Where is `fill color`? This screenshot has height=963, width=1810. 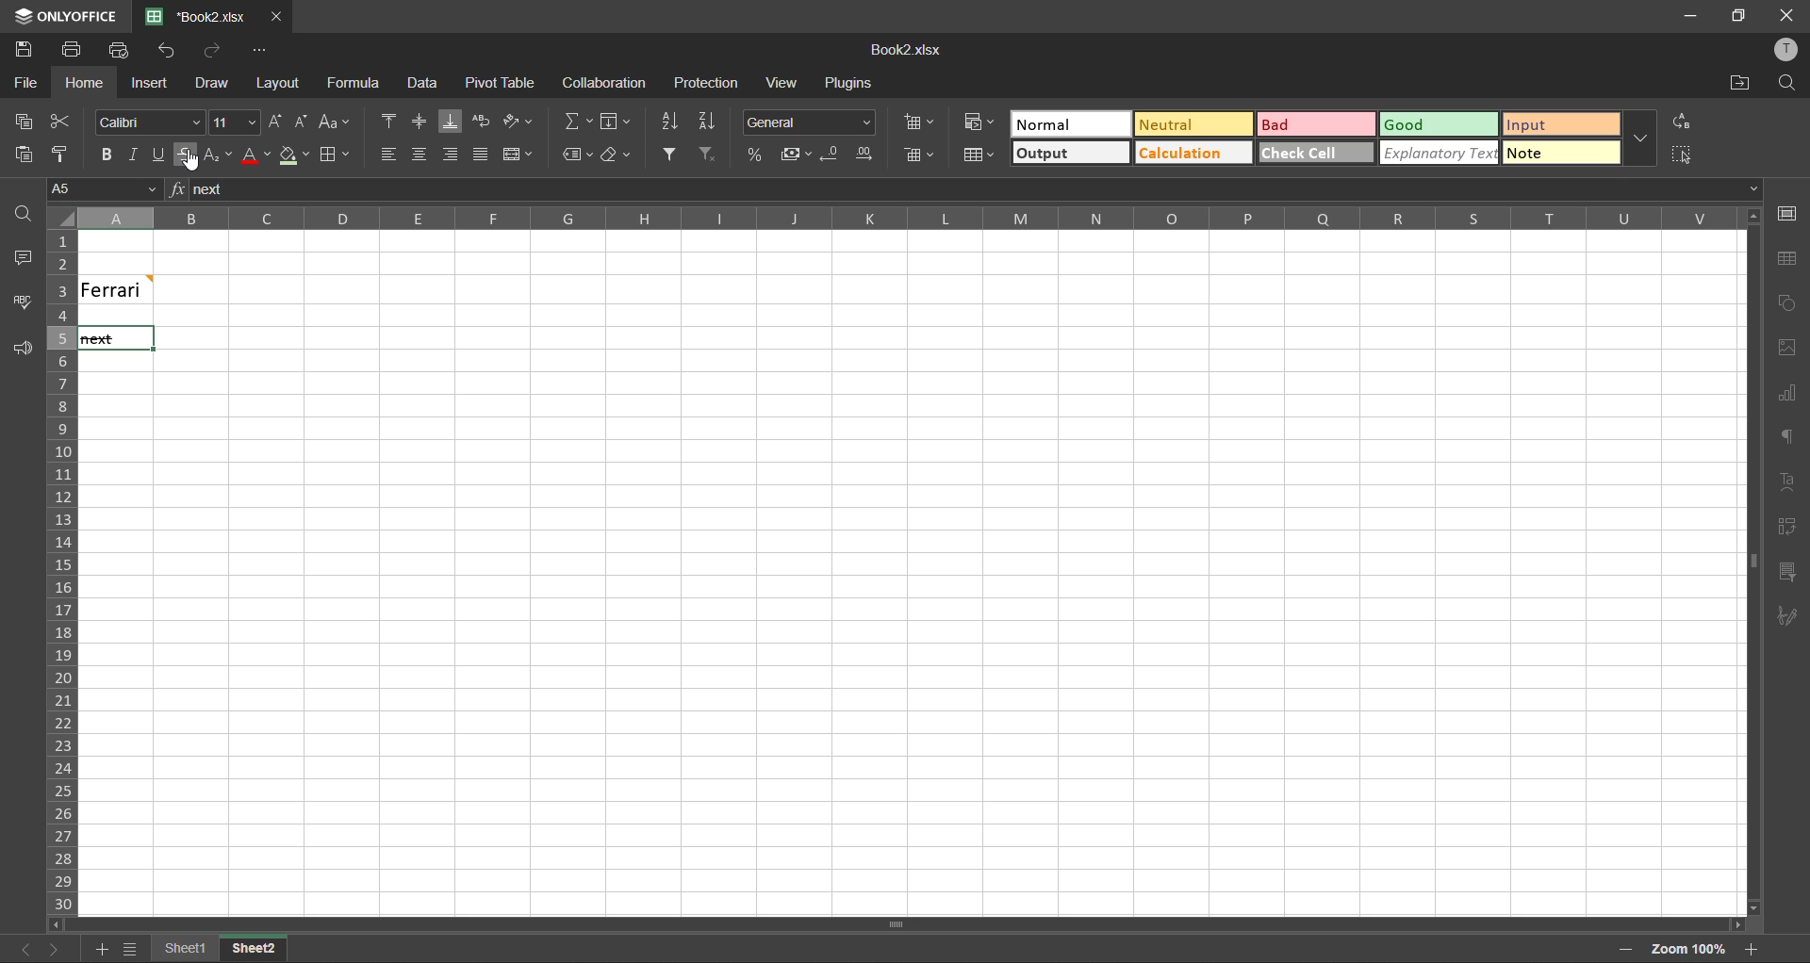 fill color is located at coordinates (293, 154).